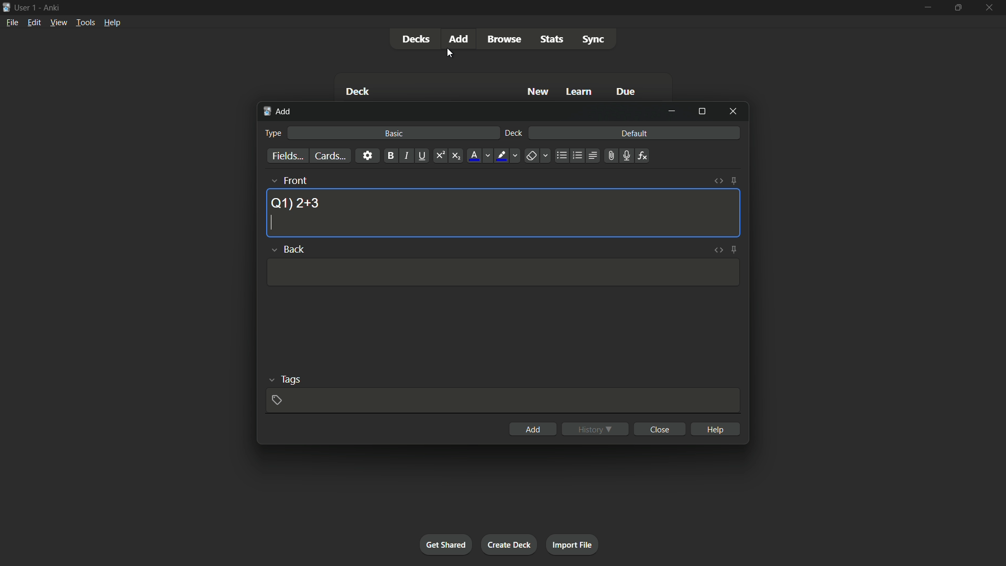 The height and width of the screenshot is (566, 1006). Describe the element at coordinates (572, 545) in the screenshot. I see `import file` at that location.